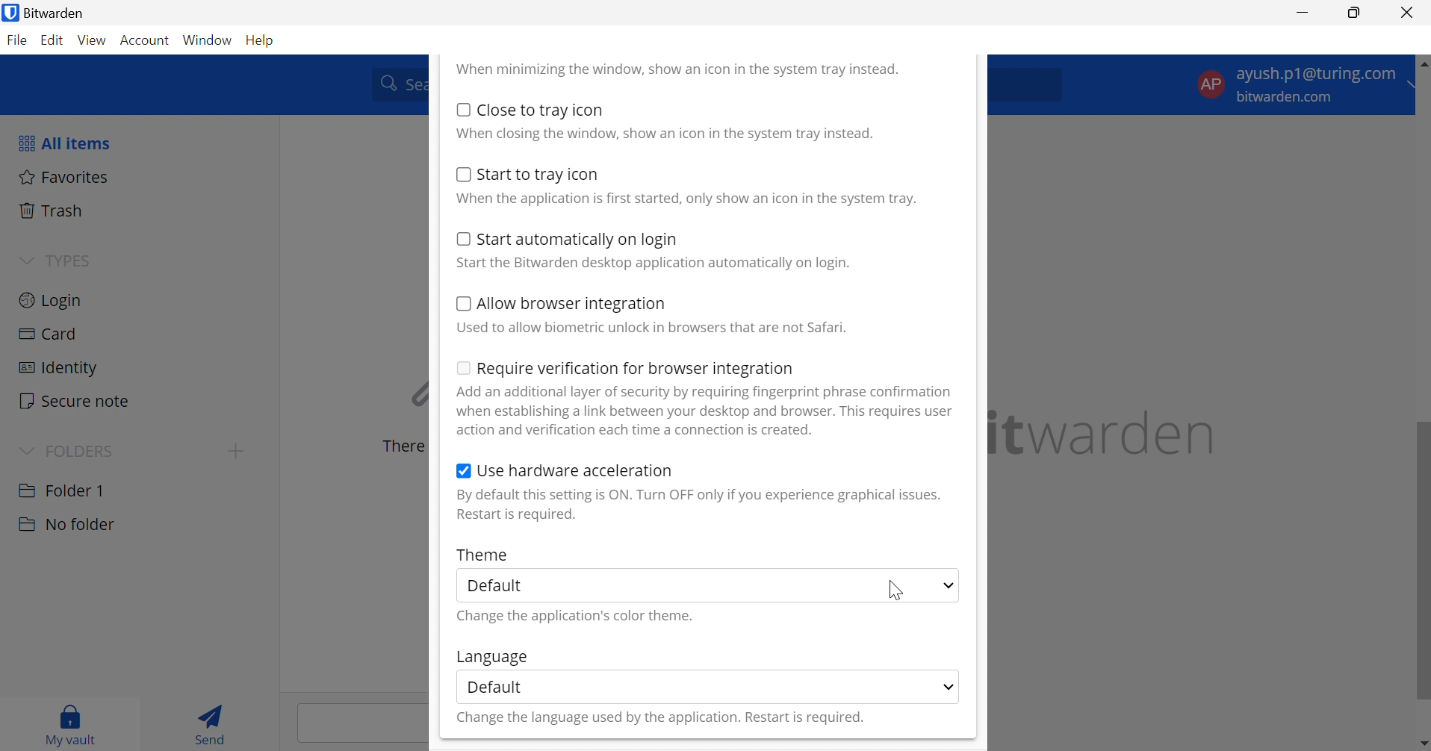 The image size is (1431, 751). I want to click on bitwarden logo, so click(9, 14).